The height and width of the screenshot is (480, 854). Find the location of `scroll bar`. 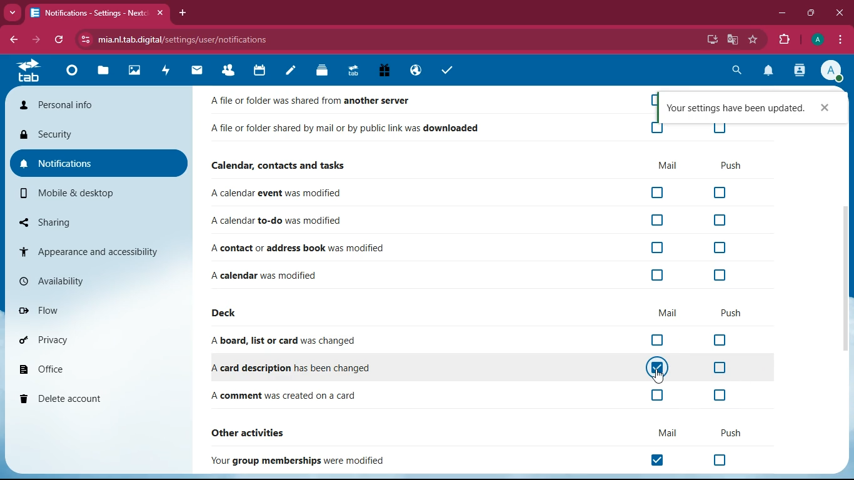

scroll bar is located at coordinates (845, 281).